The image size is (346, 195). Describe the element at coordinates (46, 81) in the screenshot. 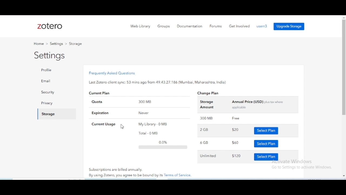

I see `email` at that location.